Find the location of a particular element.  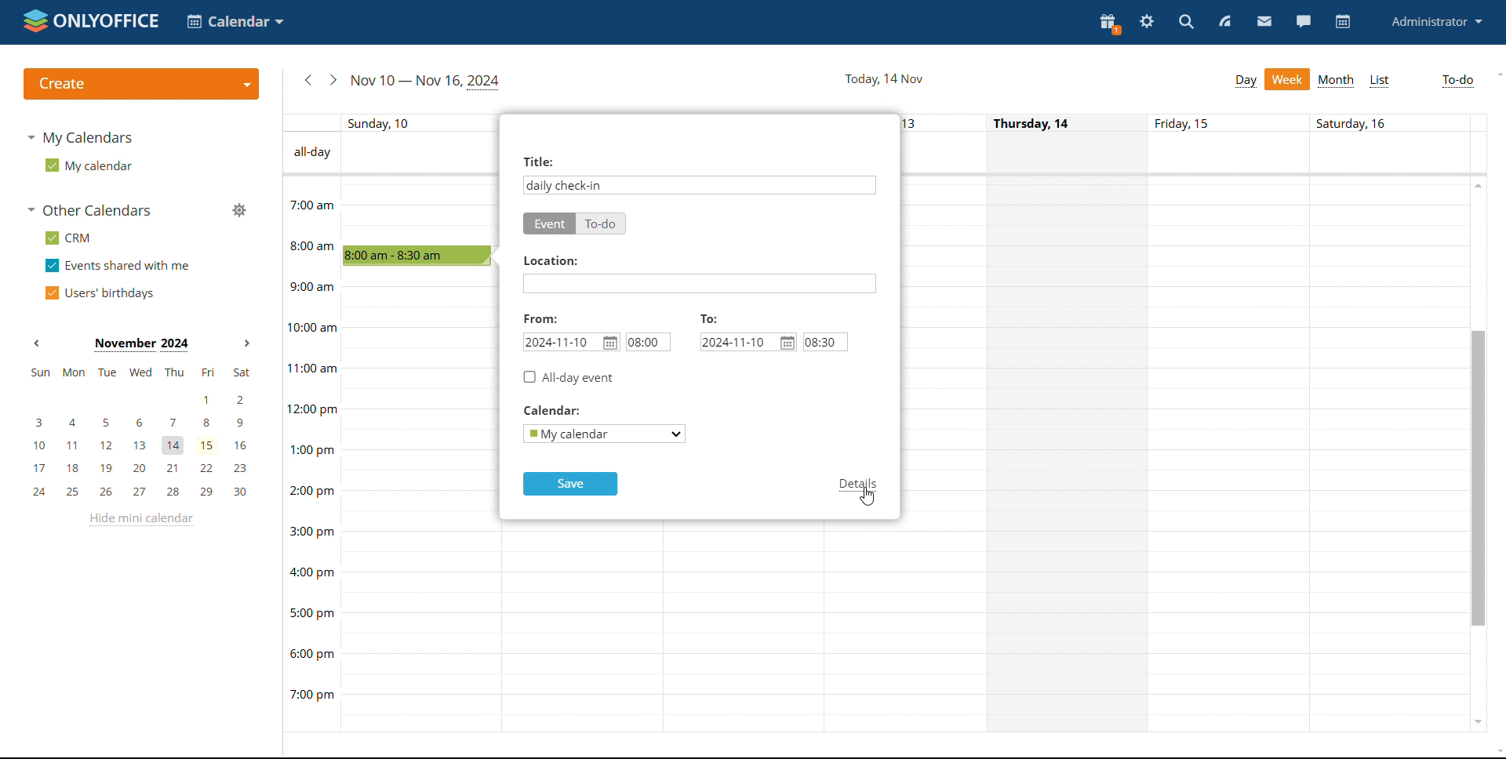

users' birthdays is located at coordinates (99, 293).